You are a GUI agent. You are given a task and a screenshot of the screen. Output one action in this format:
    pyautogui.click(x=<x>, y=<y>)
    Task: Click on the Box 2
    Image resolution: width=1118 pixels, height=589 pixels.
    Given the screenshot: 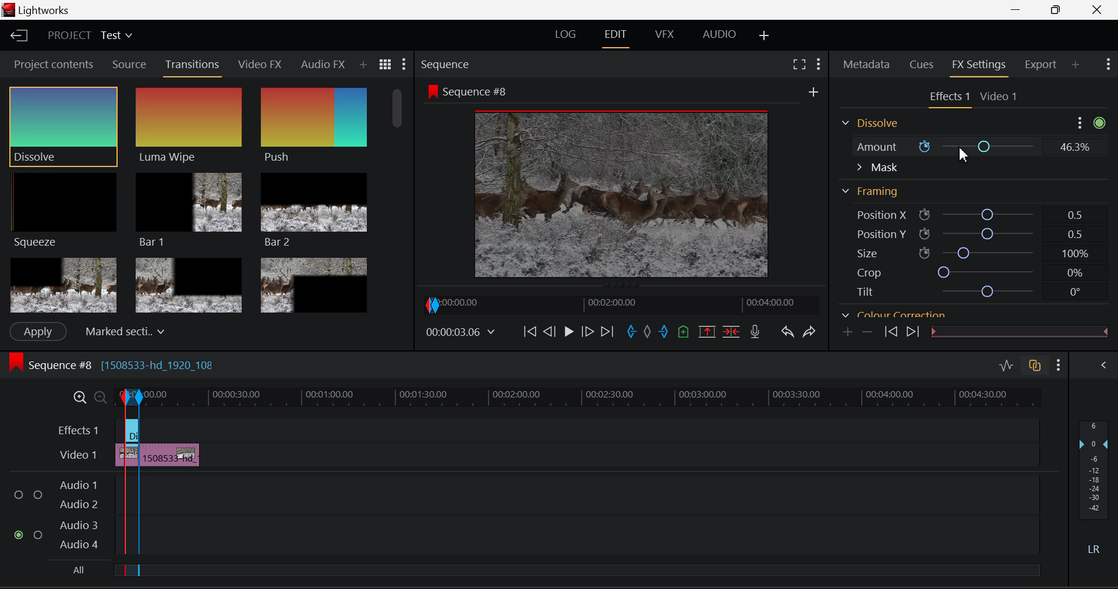 What is the action you would take?
    pyautogui.click(x=189, y=283)
    